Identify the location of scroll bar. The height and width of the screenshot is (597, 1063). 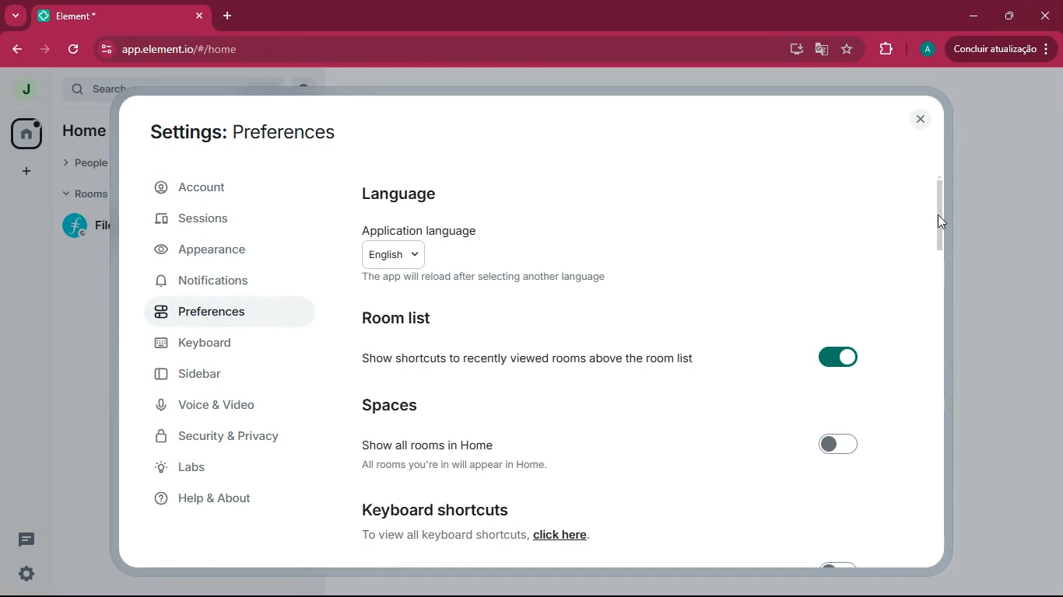
(940, 216).